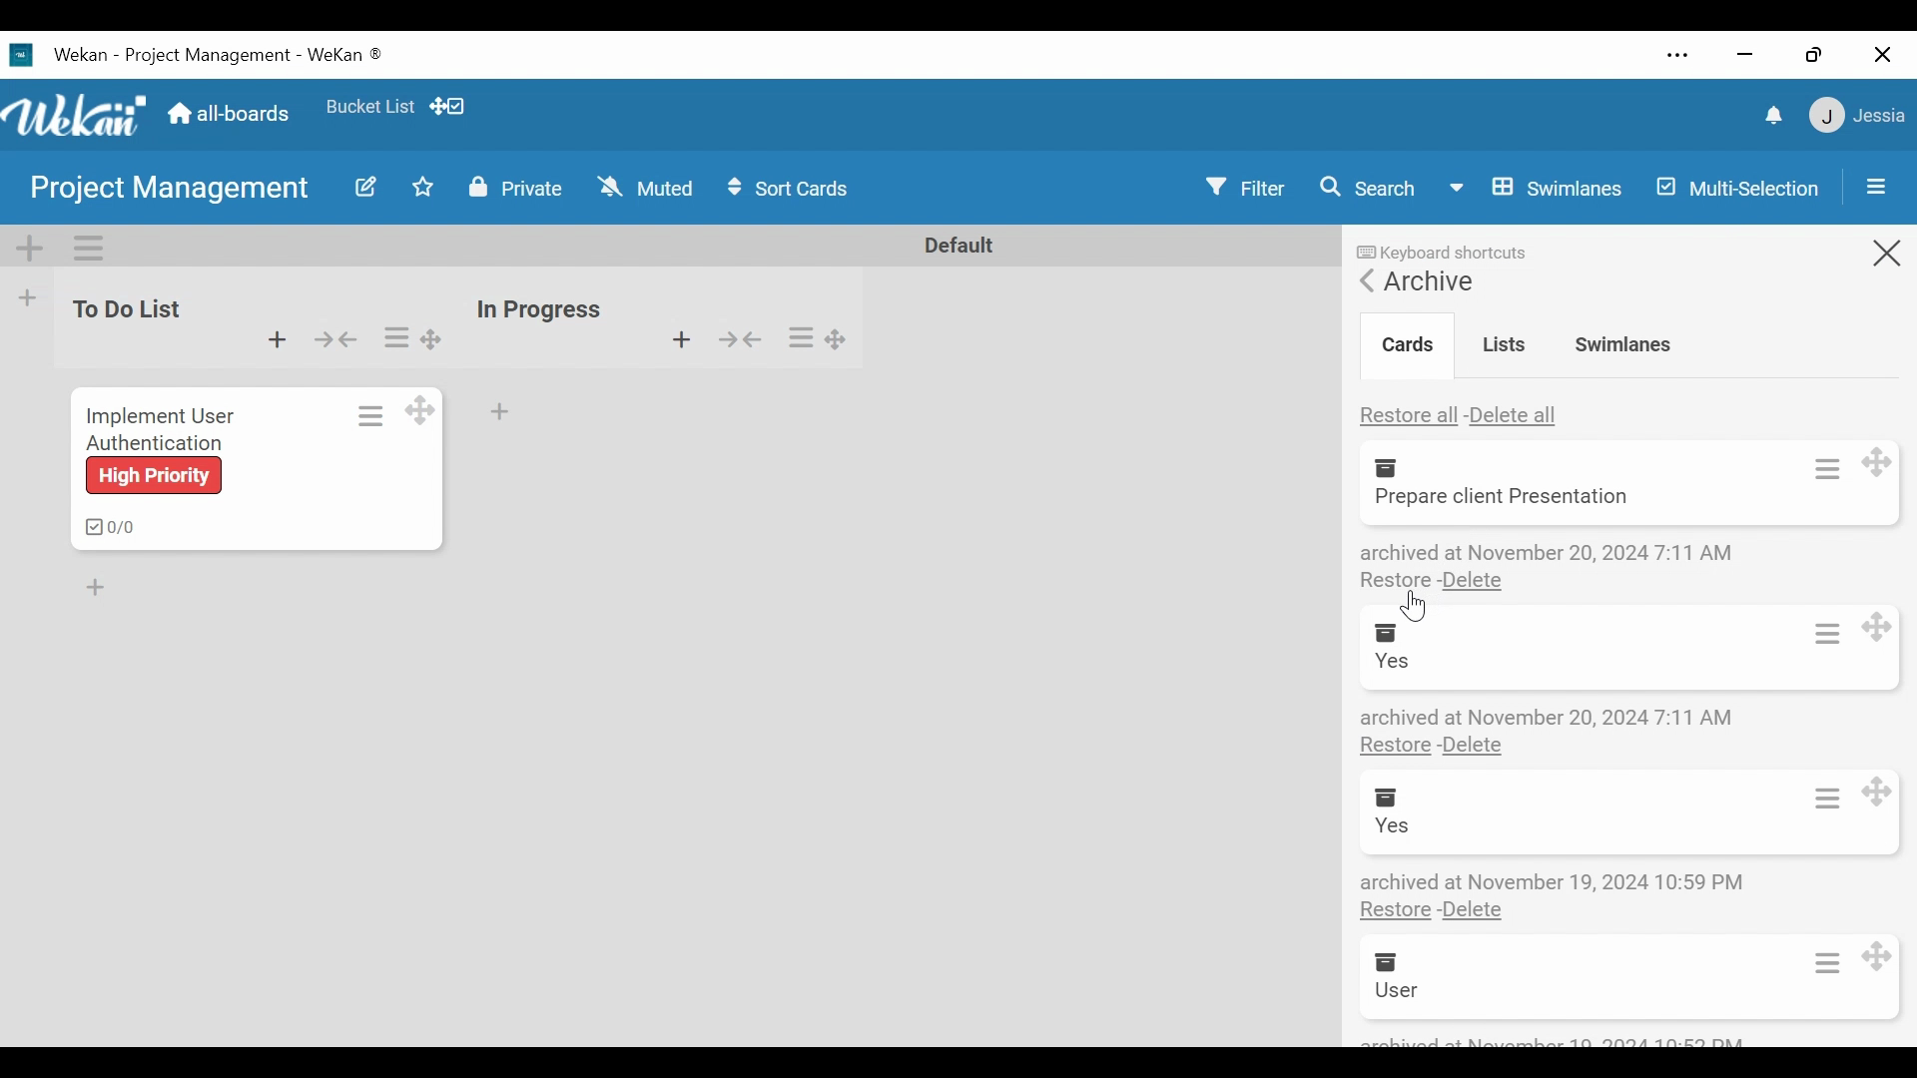 The width and height of the screenshot is (1917, 1078). I want to click on Open/Close Sidebar, so click(1874, 187).